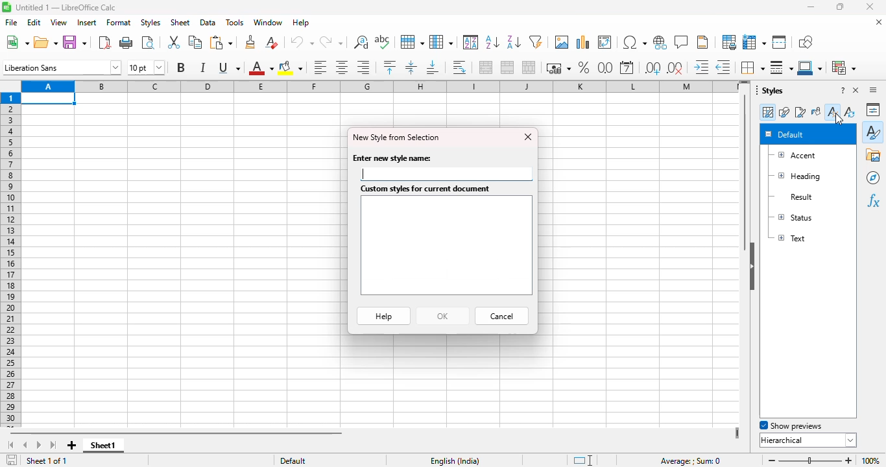  I want to click on rows, so click(11, 260).